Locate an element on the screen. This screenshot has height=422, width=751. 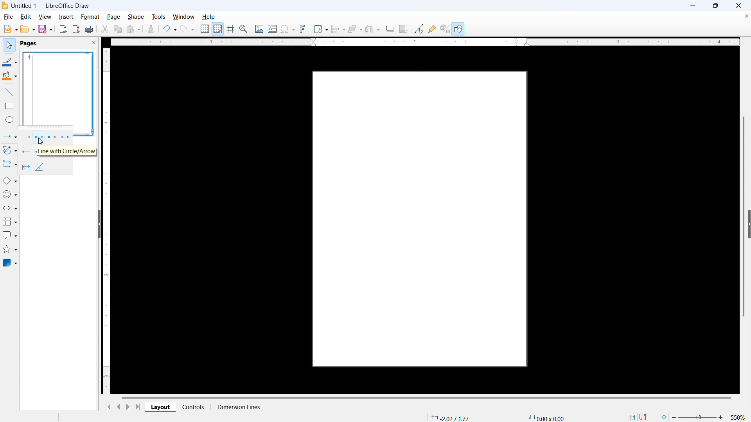
Next page  is located at coordinates (128, 407).